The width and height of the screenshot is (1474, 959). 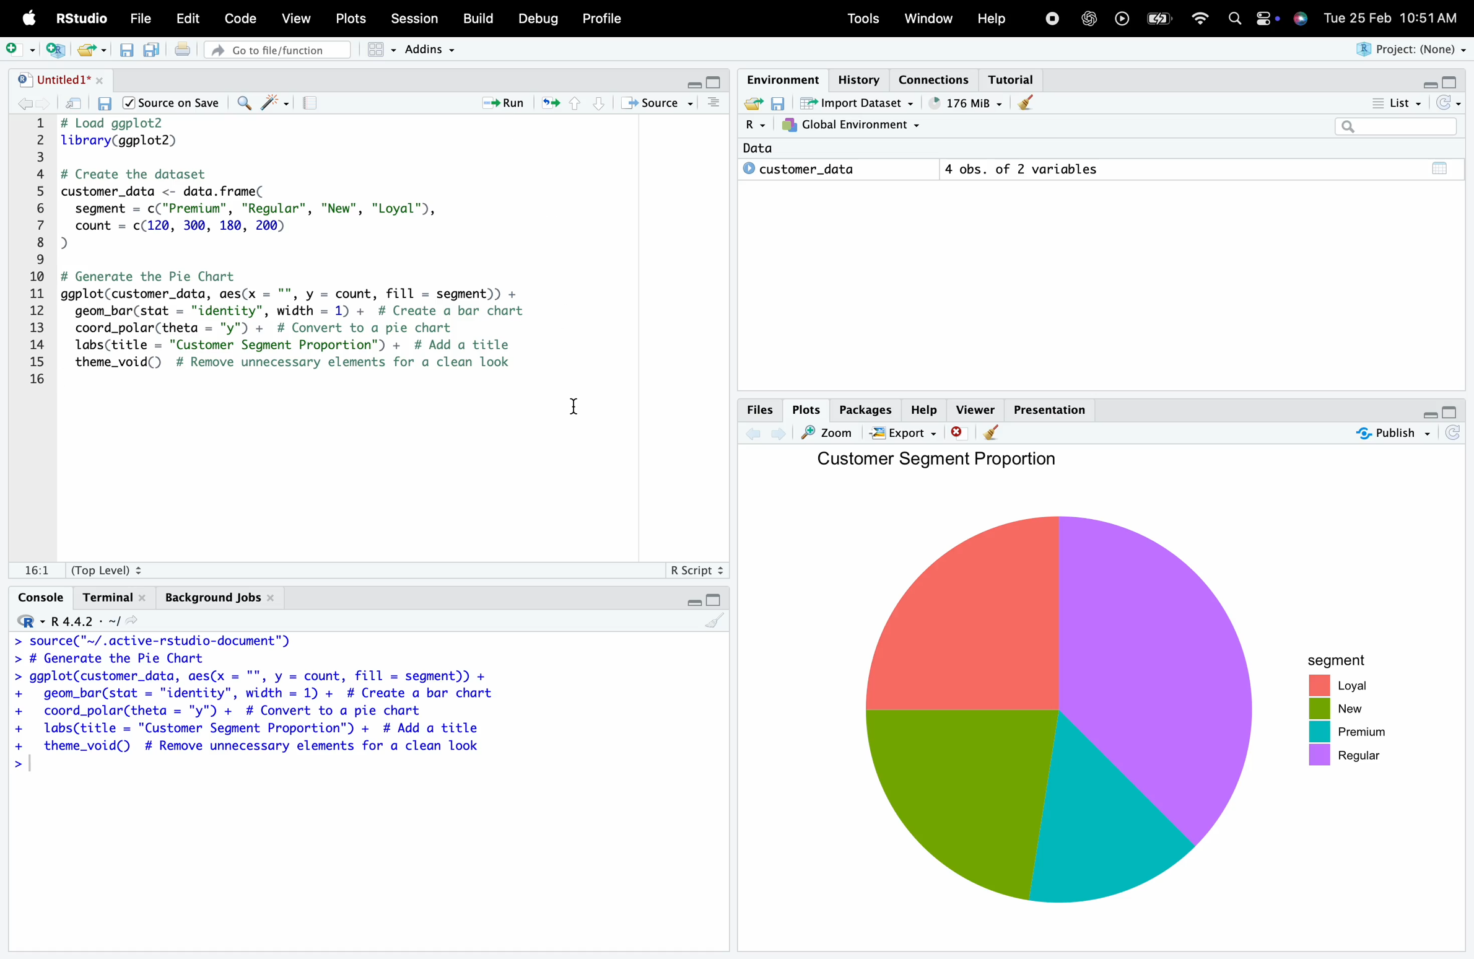 I want to click on " 86 MiB, so click(x=962, y=103).